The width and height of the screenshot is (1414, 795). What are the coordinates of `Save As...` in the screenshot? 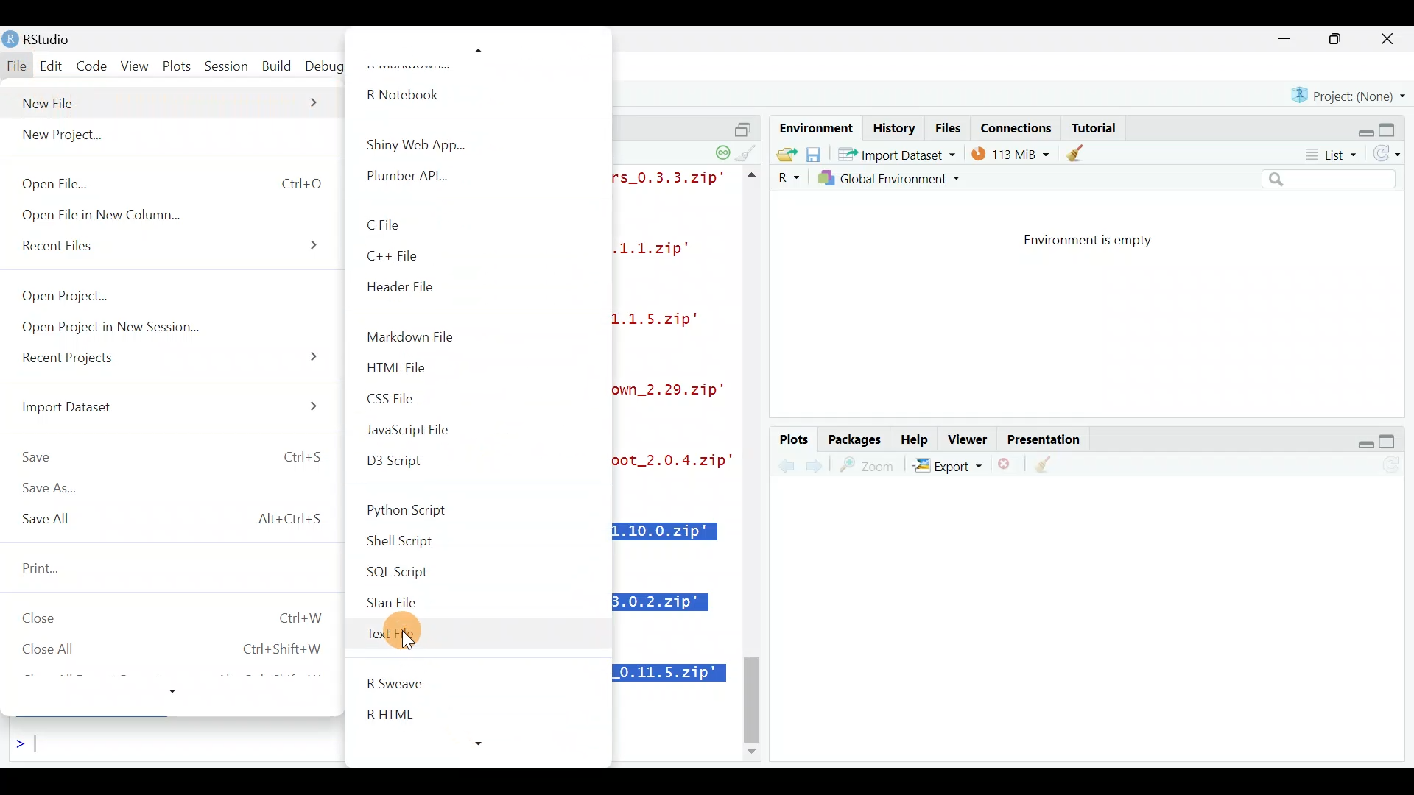 It's located at (67, 491).